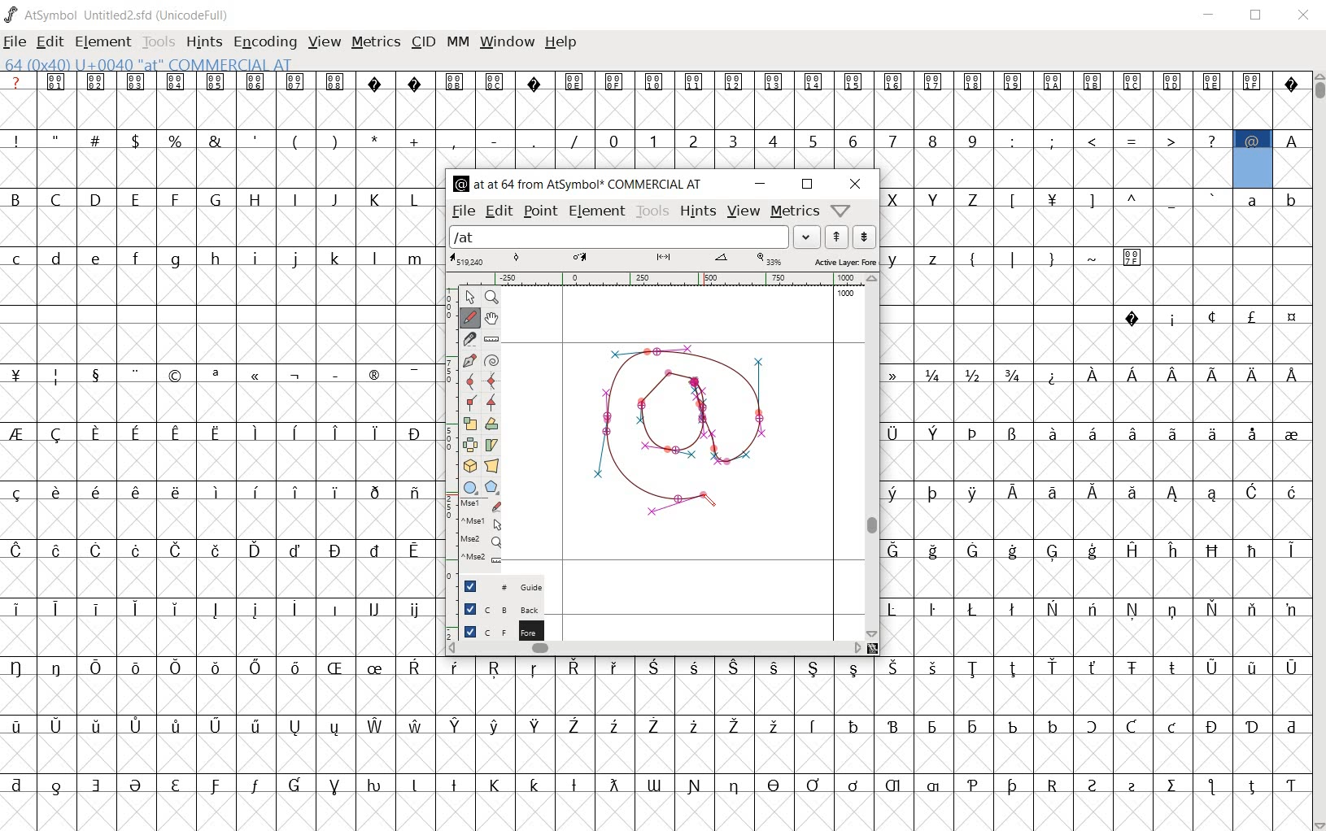  Describe the element at coordinates (1258, 18) in the screenshot. I see `RESTORE DOWN` at that location.